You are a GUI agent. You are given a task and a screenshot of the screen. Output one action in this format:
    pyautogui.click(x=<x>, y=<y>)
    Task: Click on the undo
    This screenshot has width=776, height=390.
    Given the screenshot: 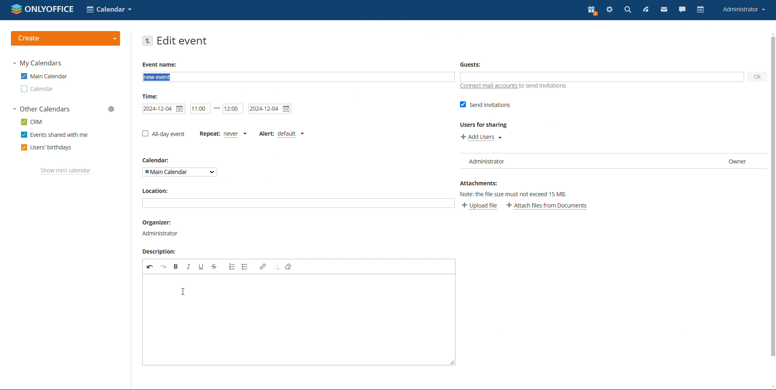 What is the action you would take?
    pyautogui.click(x=150, y=267)
    